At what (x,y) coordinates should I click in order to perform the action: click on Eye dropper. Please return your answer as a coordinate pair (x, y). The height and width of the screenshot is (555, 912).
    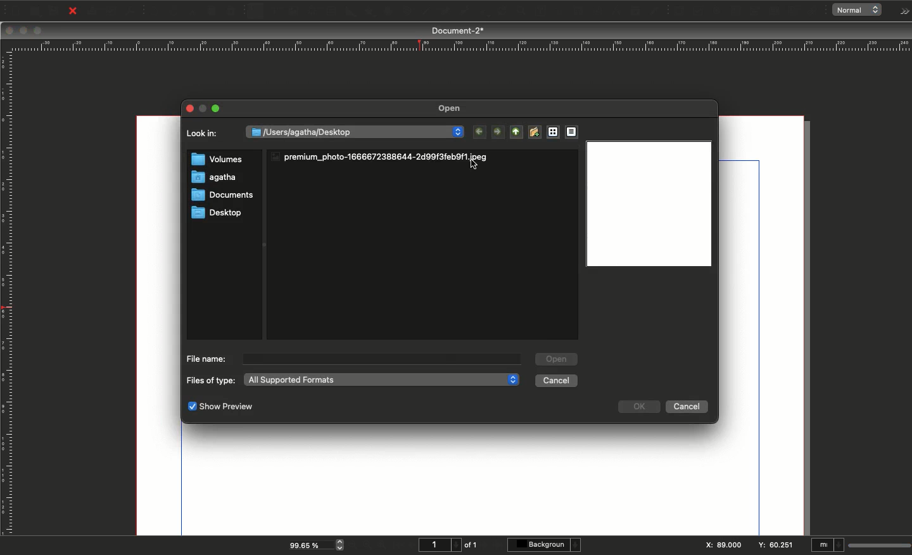
    Looking at the image, I should click on (654, 11).